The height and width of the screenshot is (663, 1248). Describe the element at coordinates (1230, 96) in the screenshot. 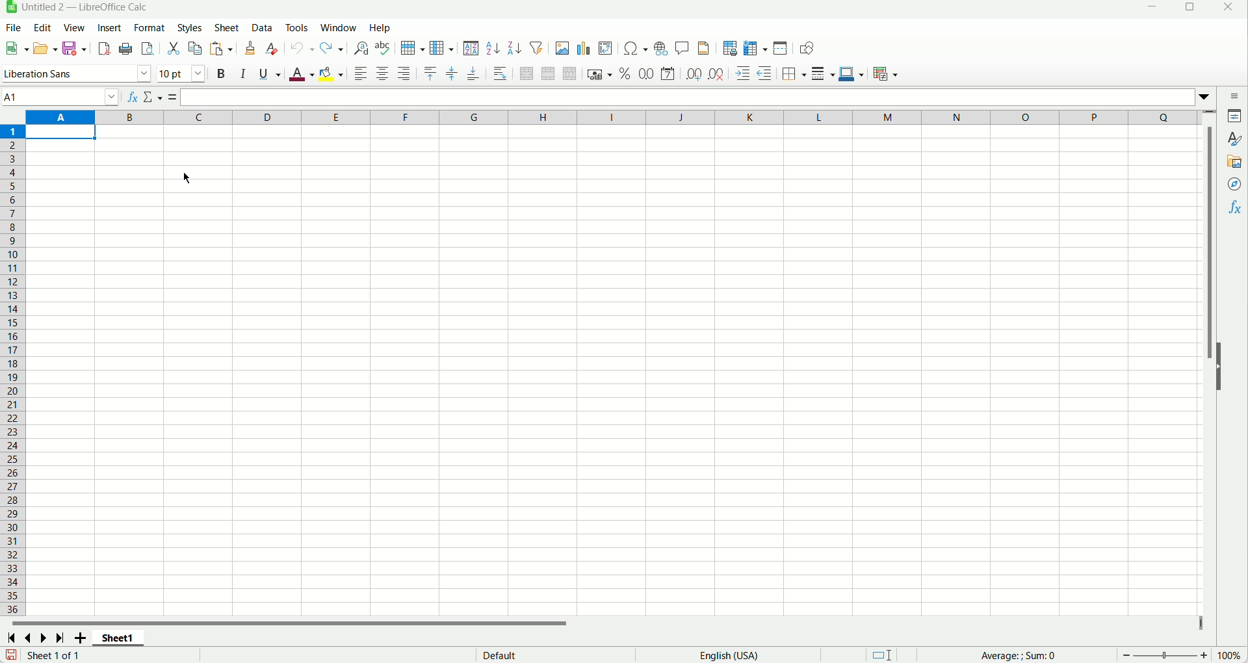

I see `Sidebar settings` at that location.